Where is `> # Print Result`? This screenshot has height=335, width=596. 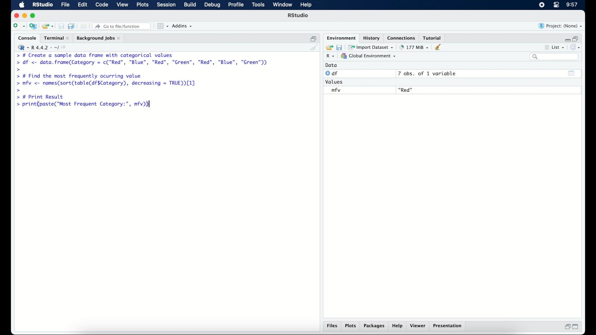
> # Print Result is located at coordinates (41, 96).